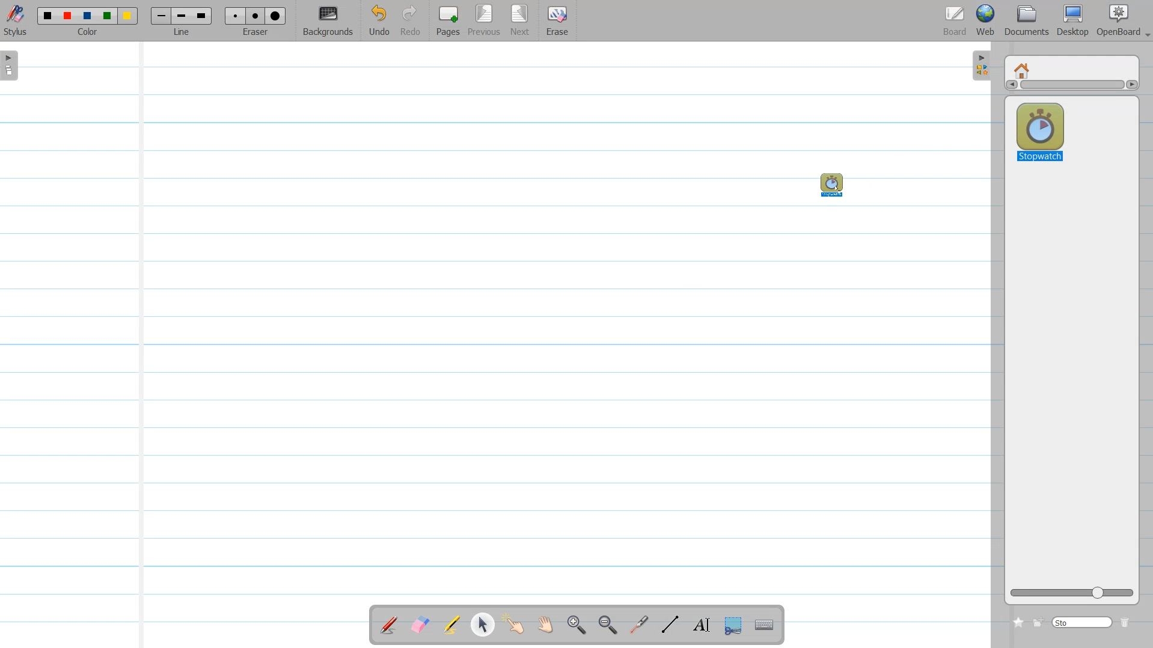 This screenshot has width=1153, height=648. What do you see at coordinates (452, 625) in the screenshot?
I see `Highlight` at bounding box center [452, 625].